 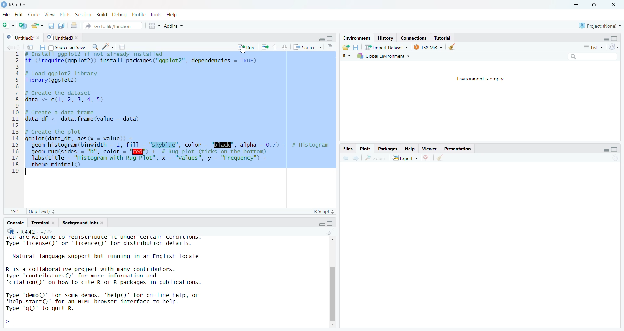 What do you see at coordinates (45, 211) in the screenshot?
I see `(Top Level) +` at bounding box center [45, 211].